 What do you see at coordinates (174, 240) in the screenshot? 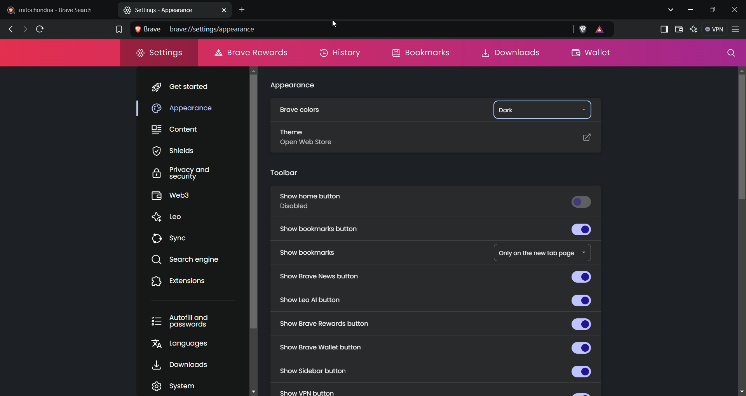
I see `sync` at bounding box center [174, 240].